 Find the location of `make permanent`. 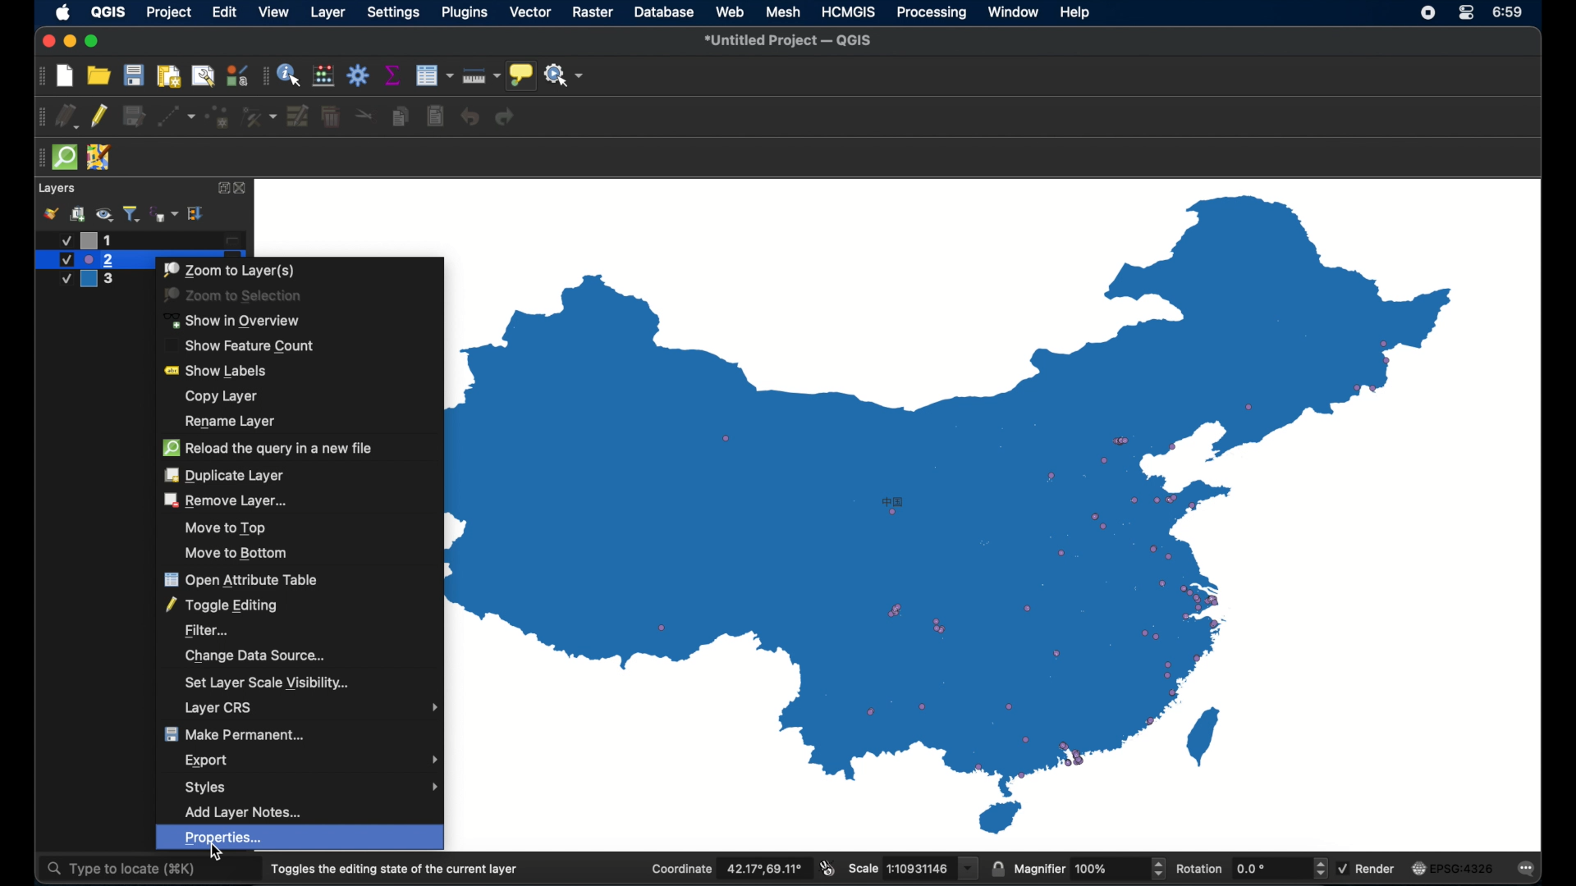

make permanent is located at coordinates (237, 733).